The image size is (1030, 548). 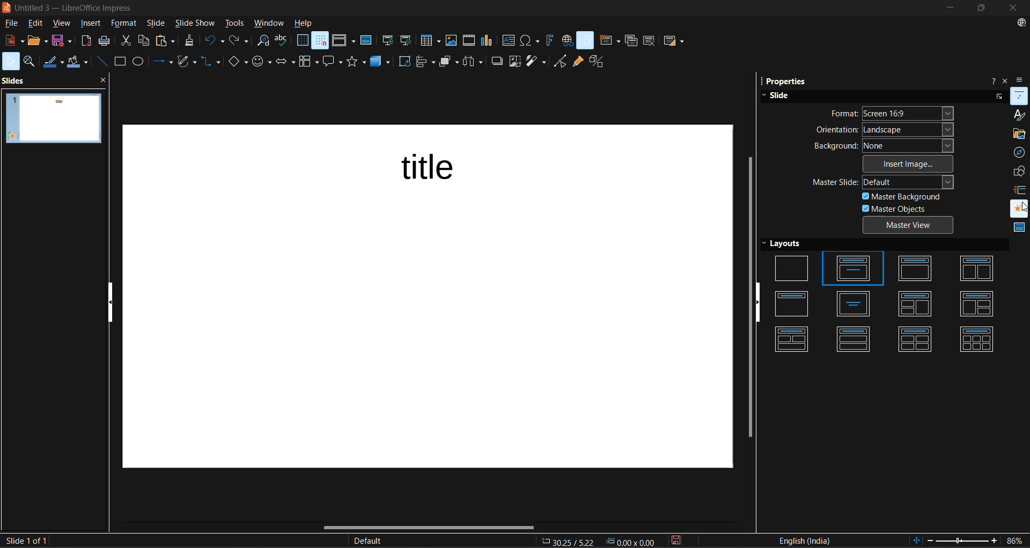 I want to click on lines and arrows, so click(x=166, y=62).